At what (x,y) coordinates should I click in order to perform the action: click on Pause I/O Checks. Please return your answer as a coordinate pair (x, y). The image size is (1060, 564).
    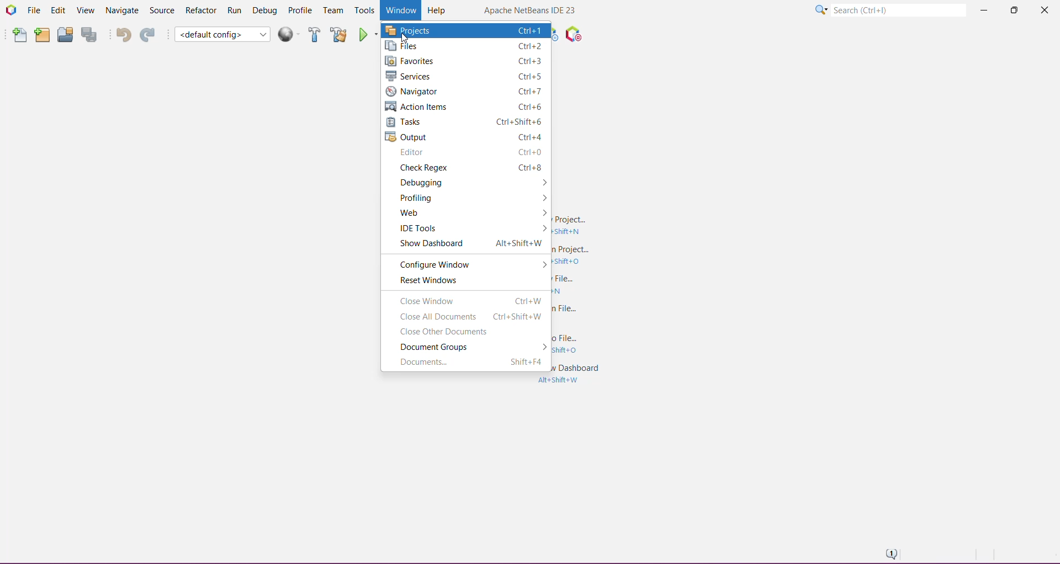
    Looking at the image, I should click on (573, 34).